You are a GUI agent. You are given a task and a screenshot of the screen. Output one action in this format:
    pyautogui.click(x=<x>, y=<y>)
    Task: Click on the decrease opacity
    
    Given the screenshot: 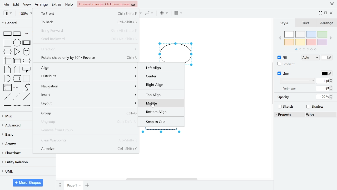 What is the action you would take?
    pyautogui.click(x=331, y=98)
    